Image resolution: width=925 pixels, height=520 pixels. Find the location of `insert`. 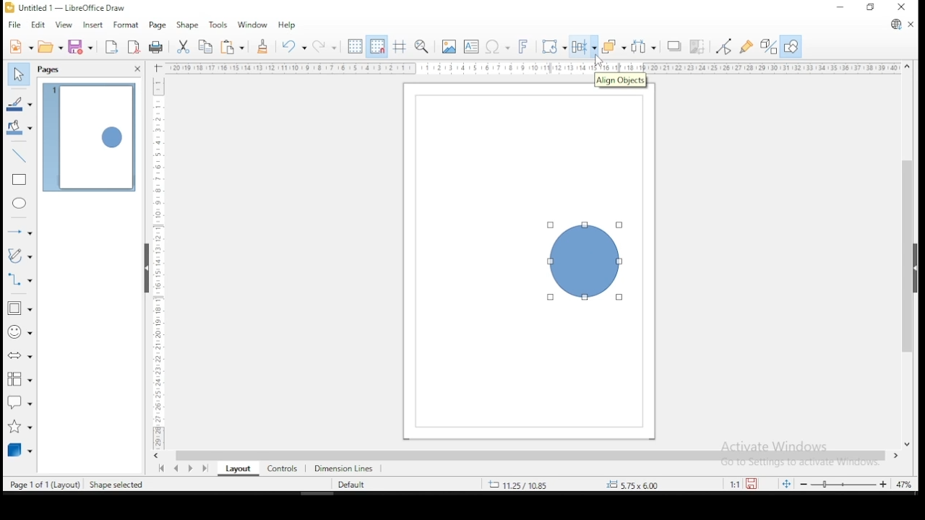

insert is located at coordinates (91, 25).